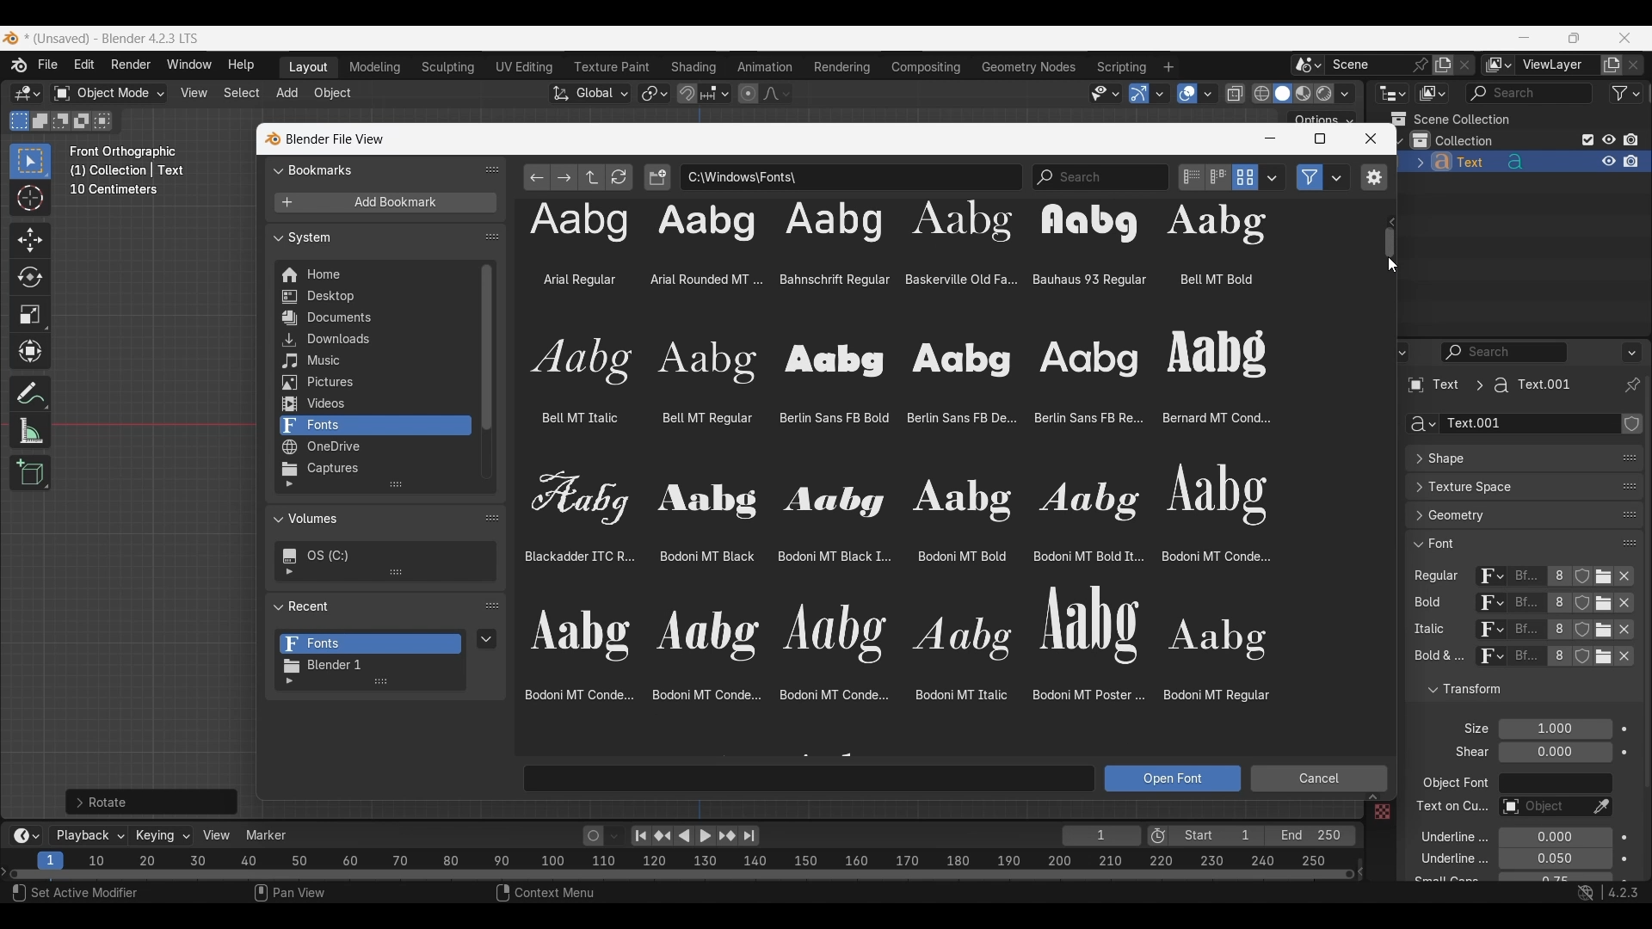 Image resolution: width=1652 pixels, height=929 pixels. Describe the element at coordinates (594, 836) in the screenshot. I see `Auto keying ` at that location.